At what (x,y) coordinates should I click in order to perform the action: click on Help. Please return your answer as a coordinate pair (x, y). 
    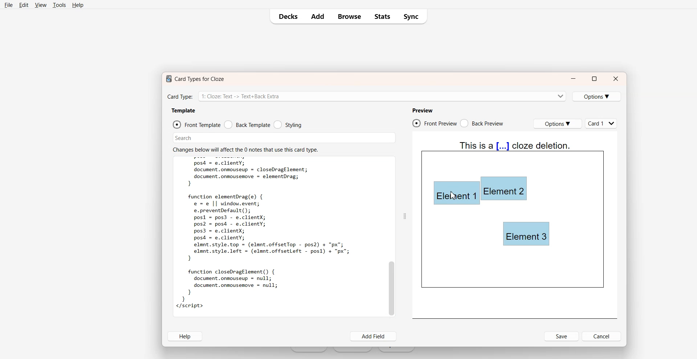
    Looking at the image, I should click on (77, 5).